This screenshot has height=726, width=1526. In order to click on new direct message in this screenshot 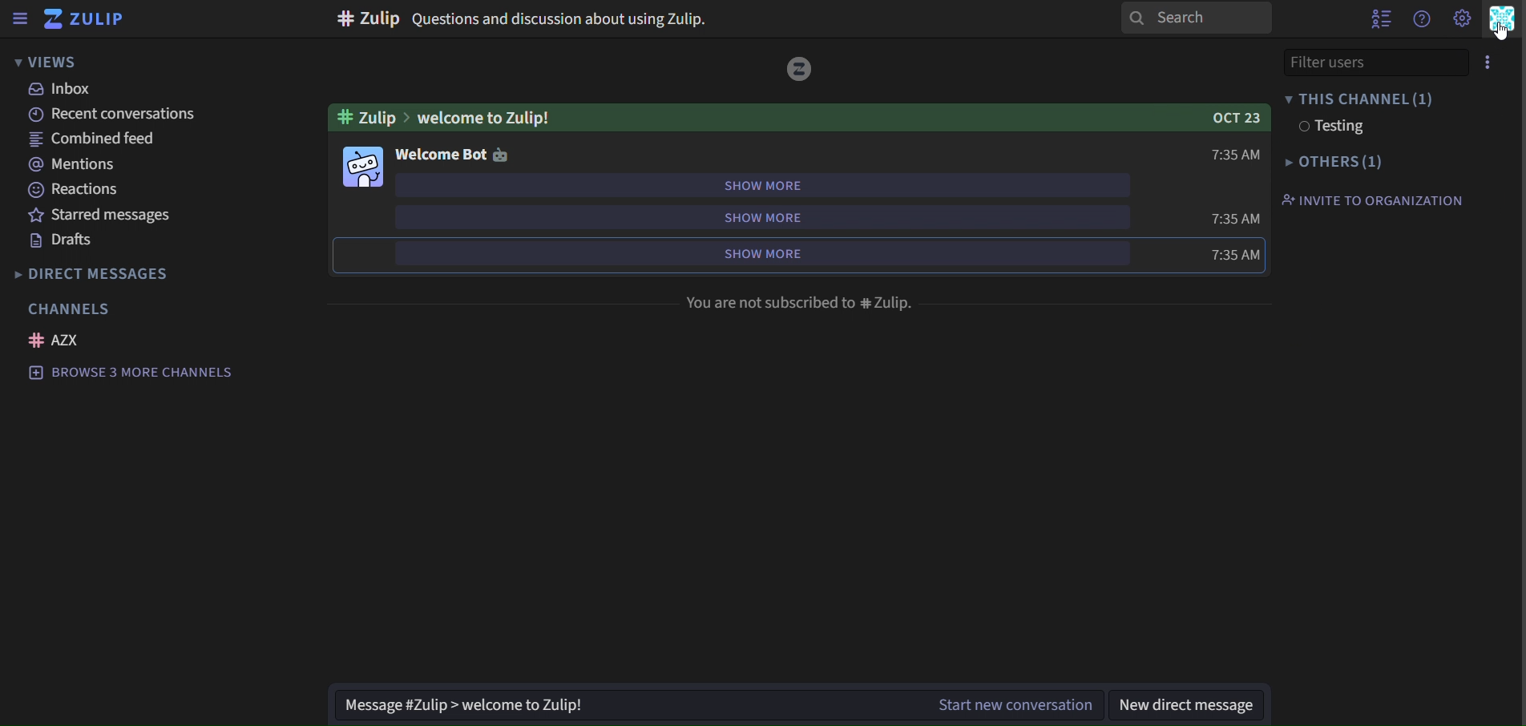, I will do `click(1186, 704)`.